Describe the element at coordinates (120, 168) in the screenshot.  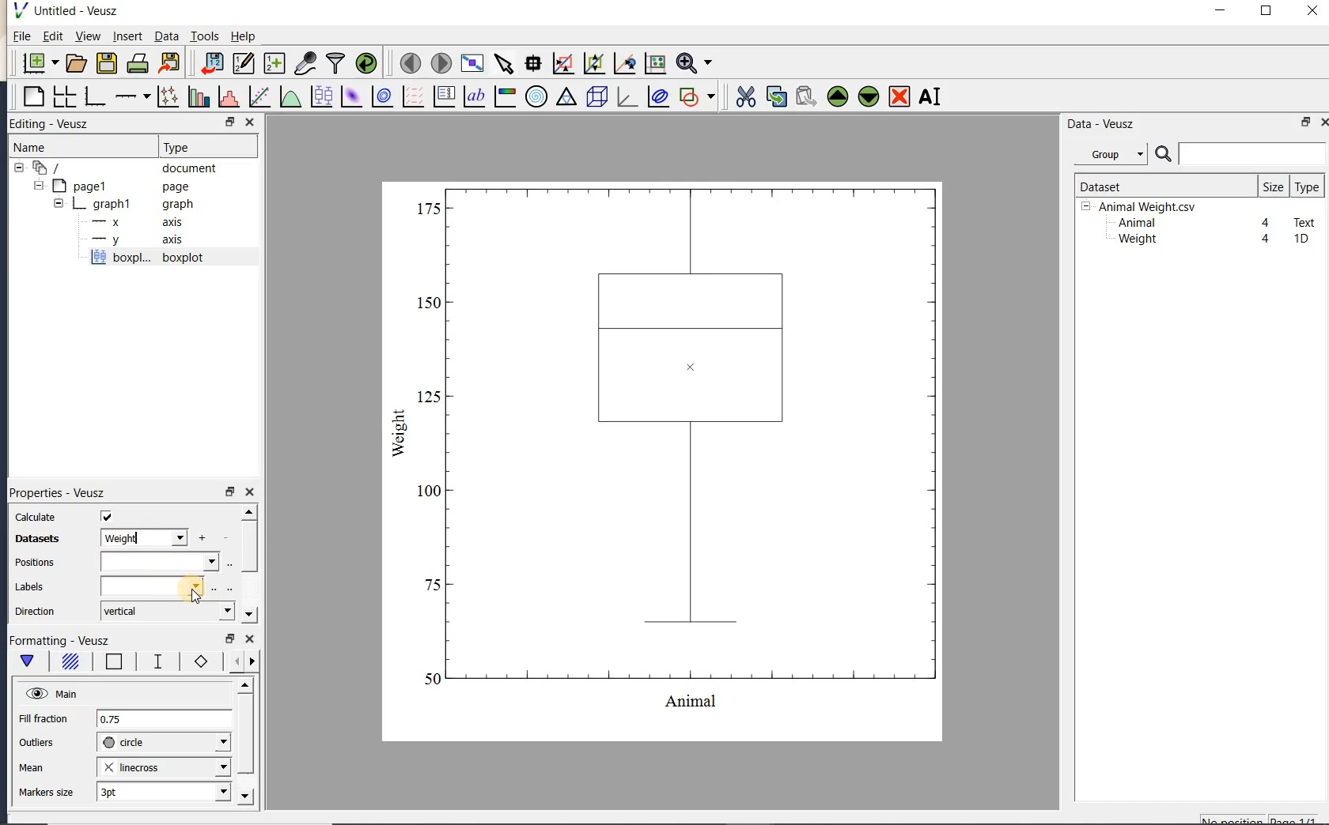
I see `document` at that location.